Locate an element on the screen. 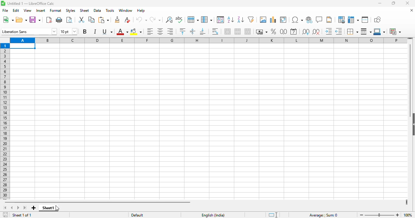  merge and center or unmerge cells depending on the current toggle state is located at coordinates (228, 31).